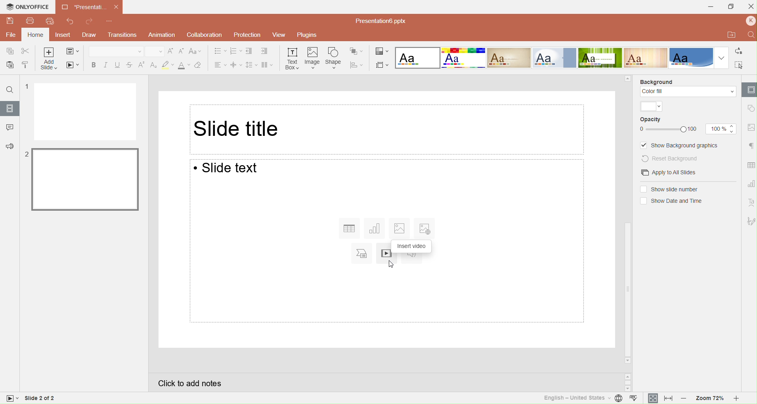 The height and width of the screenshot is (404, 757). I want to click on Vertical align, so click(236, 65).